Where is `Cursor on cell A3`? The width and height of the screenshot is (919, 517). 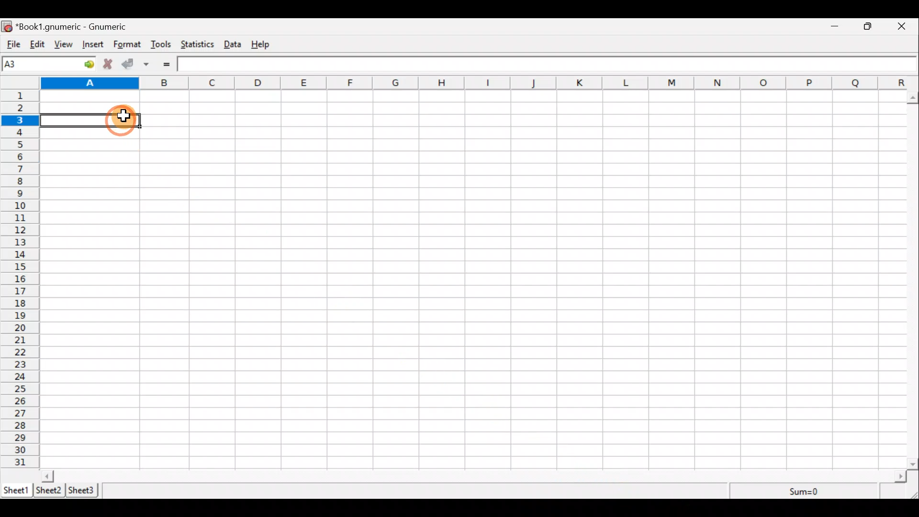 Cursor on cell A3 is located at coordinates (123, 120).